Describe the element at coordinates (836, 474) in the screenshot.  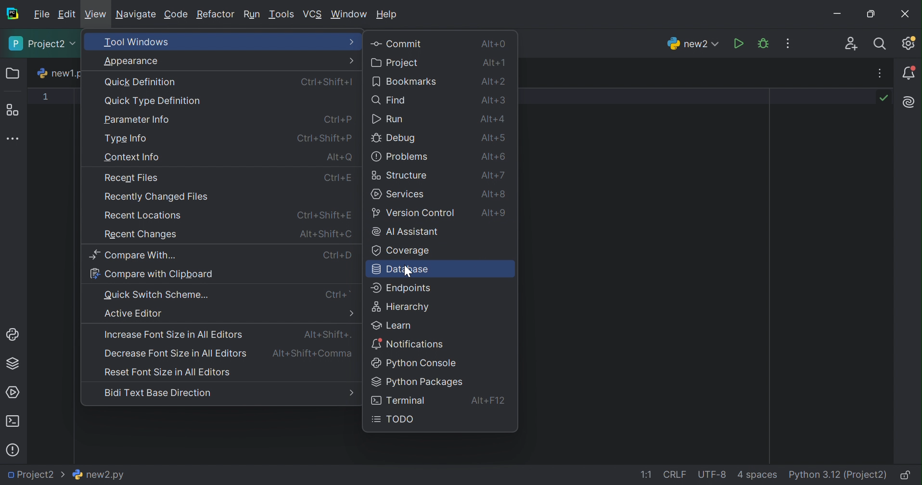
I see `Python 3.12 (Project2)` at that location.